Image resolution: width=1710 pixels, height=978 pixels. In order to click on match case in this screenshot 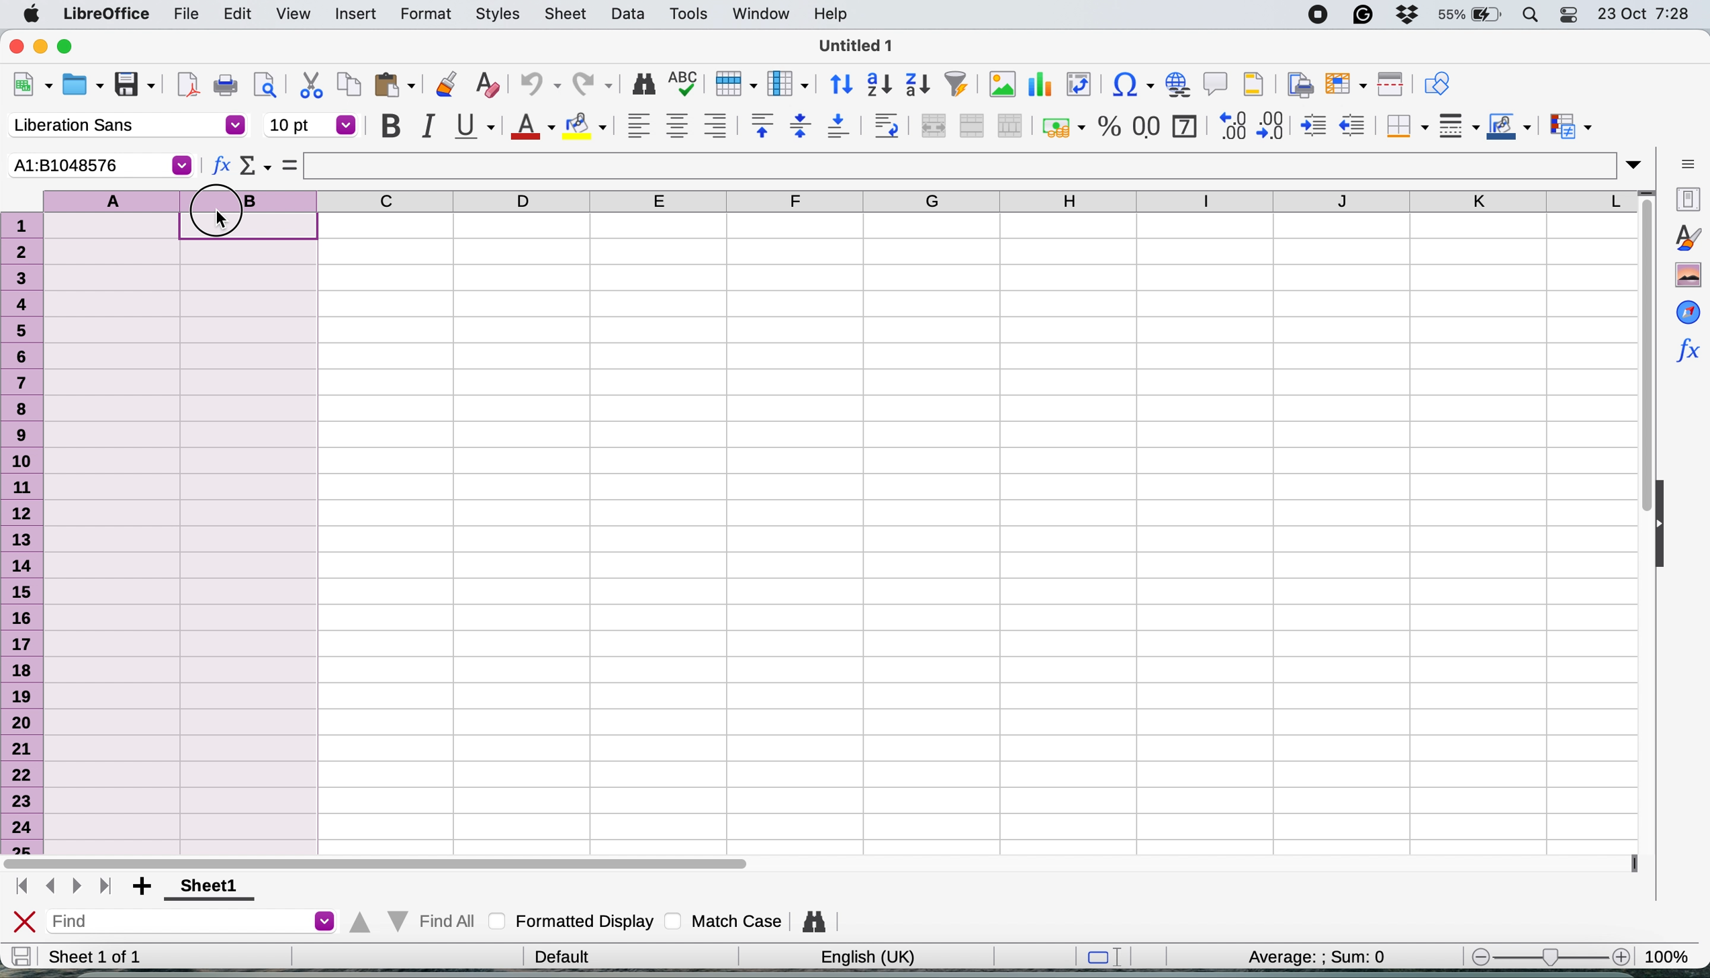, I will do `click(727, 922)`.